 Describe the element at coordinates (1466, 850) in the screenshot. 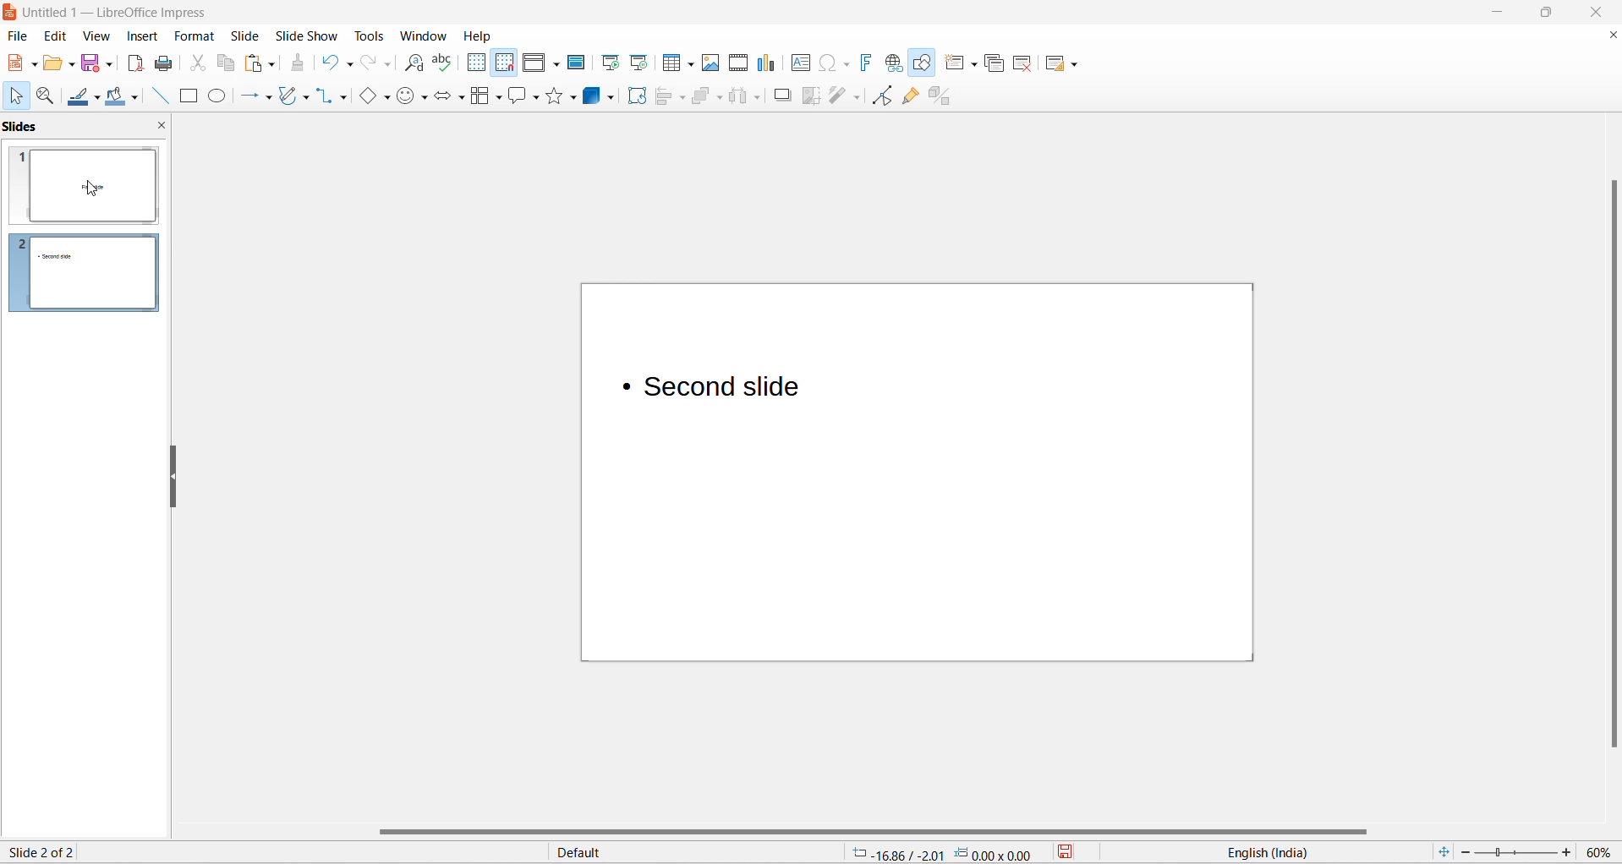

I see `decrease zoom` at that location.